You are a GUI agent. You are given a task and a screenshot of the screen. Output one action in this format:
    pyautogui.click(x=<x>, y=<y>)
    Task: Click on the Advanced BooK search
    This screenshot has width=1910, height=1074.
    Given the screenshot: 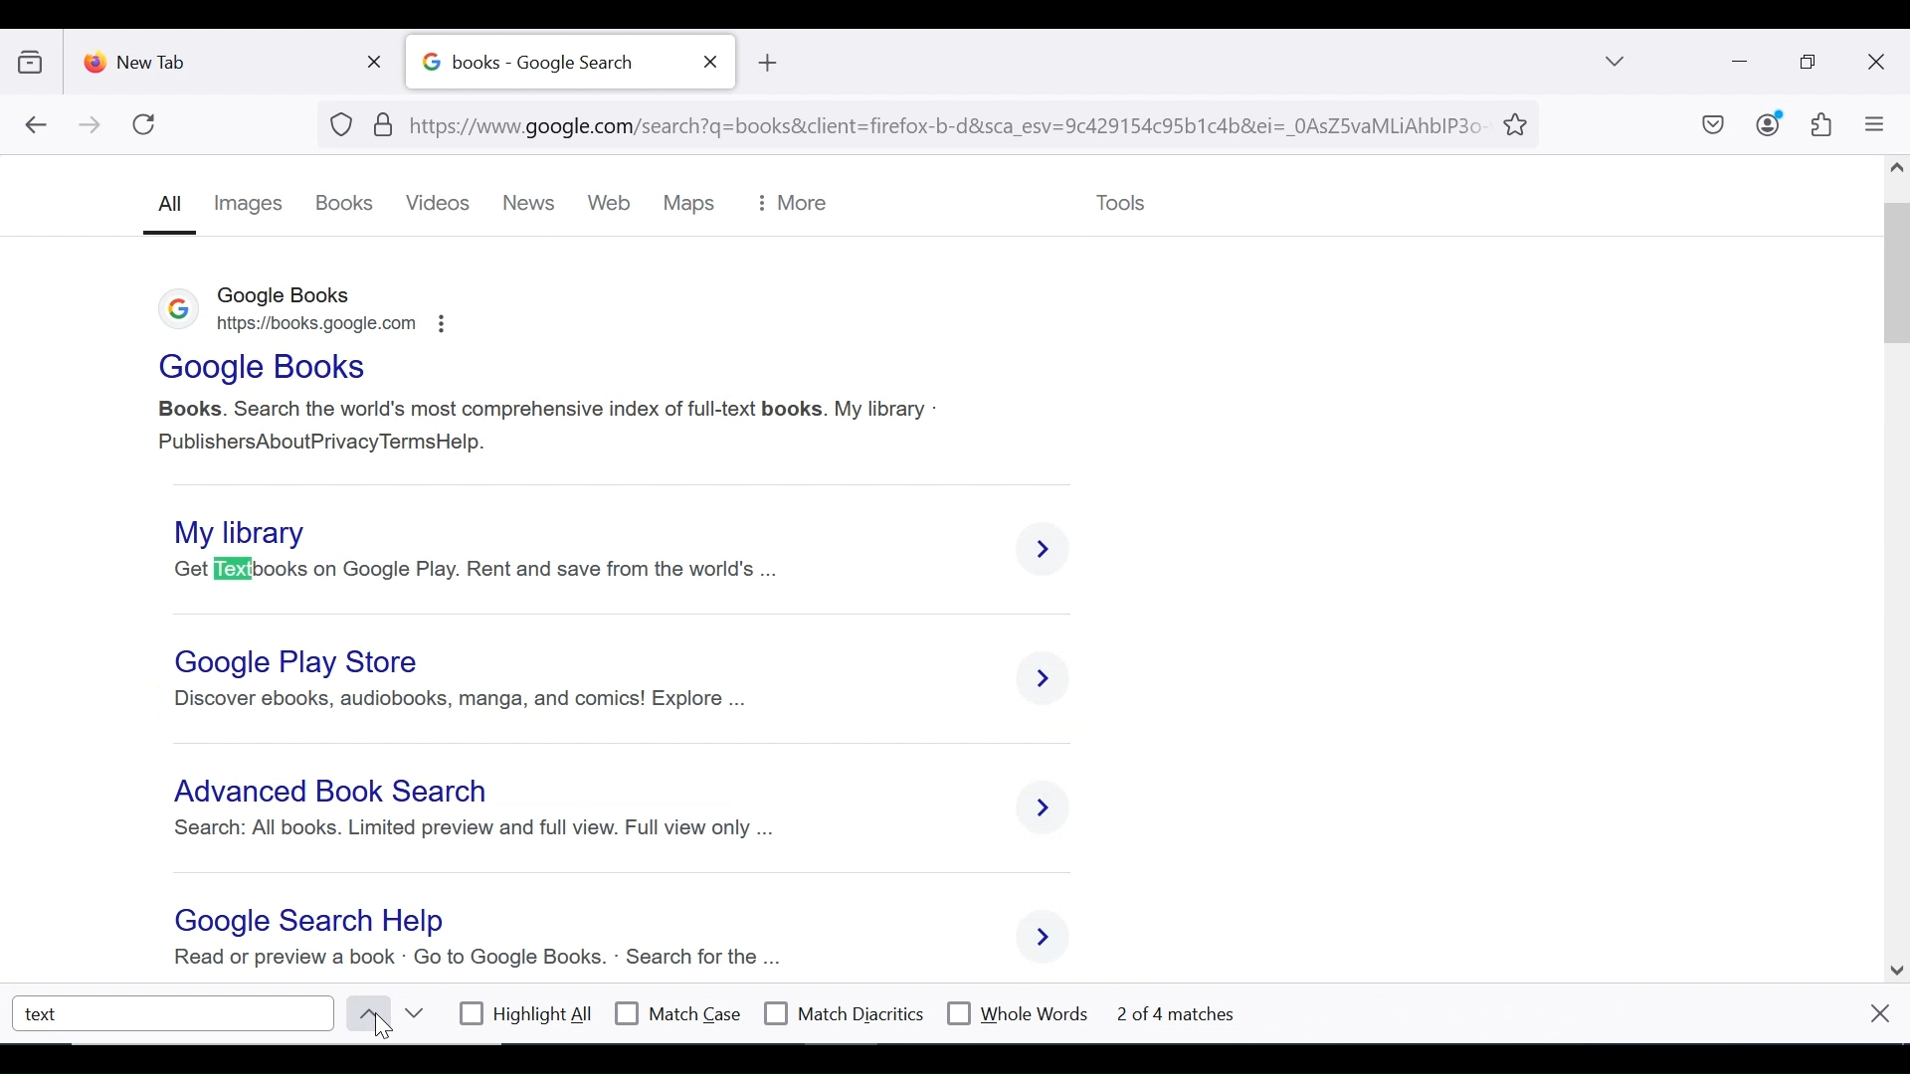 What is the action you would take?
    pyautogui.click(x=336, y=795)
    